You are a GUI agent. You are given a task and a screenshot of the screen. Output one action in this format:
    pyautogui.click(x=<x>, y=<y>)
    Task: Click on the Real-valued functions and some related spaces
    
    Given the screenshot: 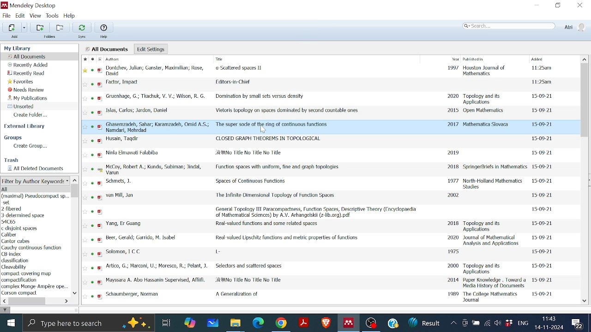 What is the action you would take?
    pyautogui.click(x=326, y=226)
    